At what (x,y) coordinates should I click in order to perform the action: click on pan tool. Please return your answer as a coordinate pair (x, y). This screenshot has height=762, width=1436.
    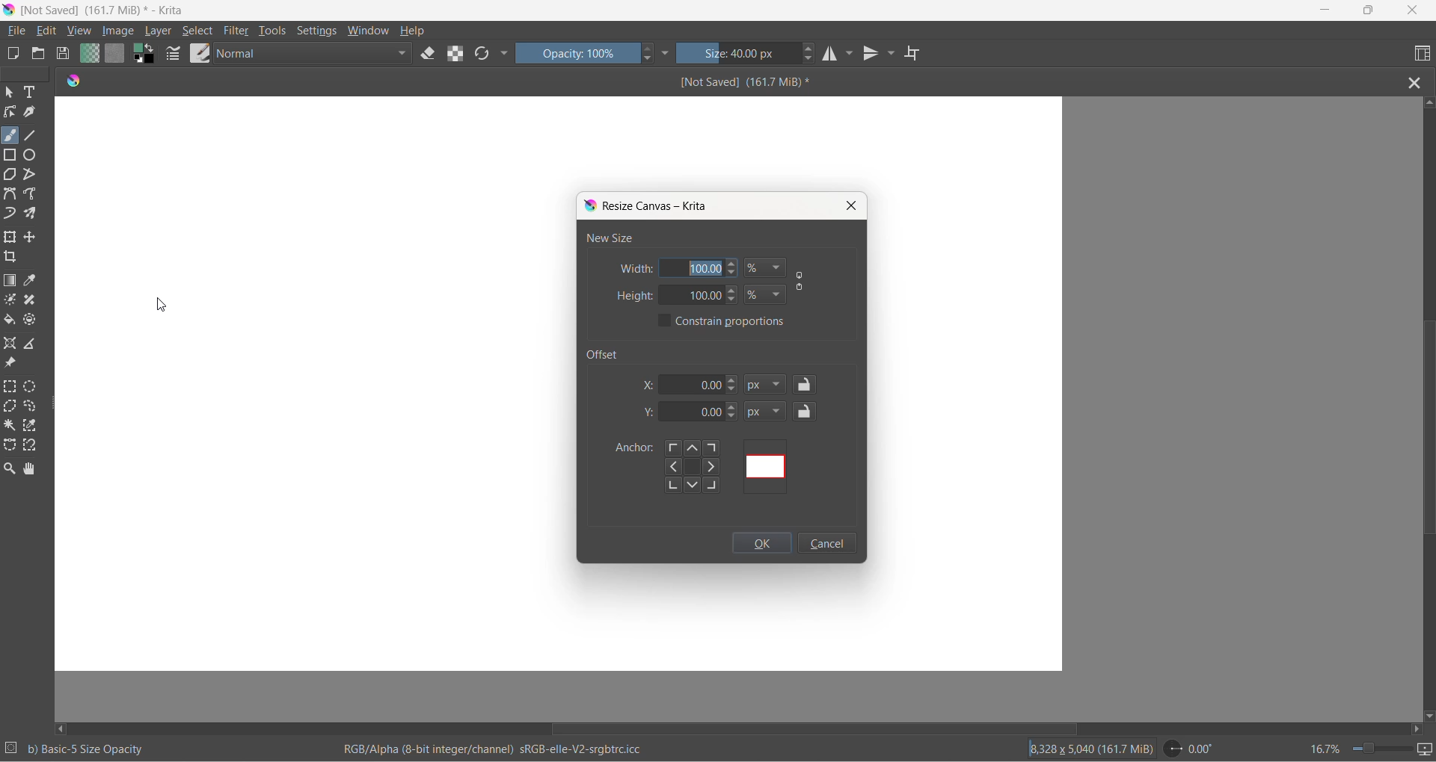
    Looking at the image, I should click on (30, 470).